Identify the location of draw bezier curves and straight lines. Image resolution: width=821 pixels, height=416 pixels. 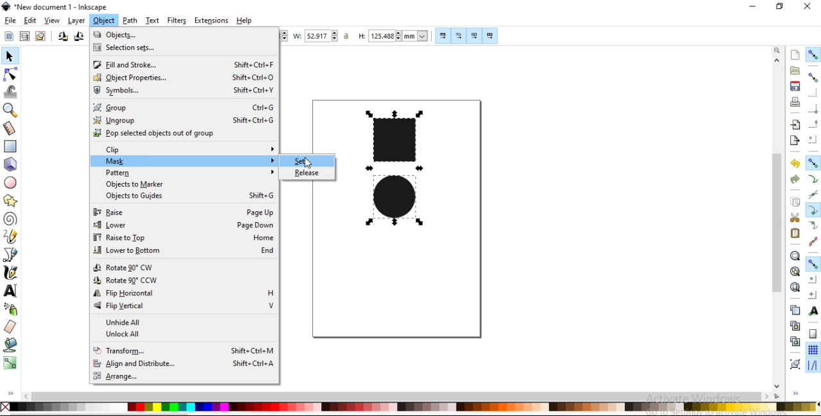
(11, 256).